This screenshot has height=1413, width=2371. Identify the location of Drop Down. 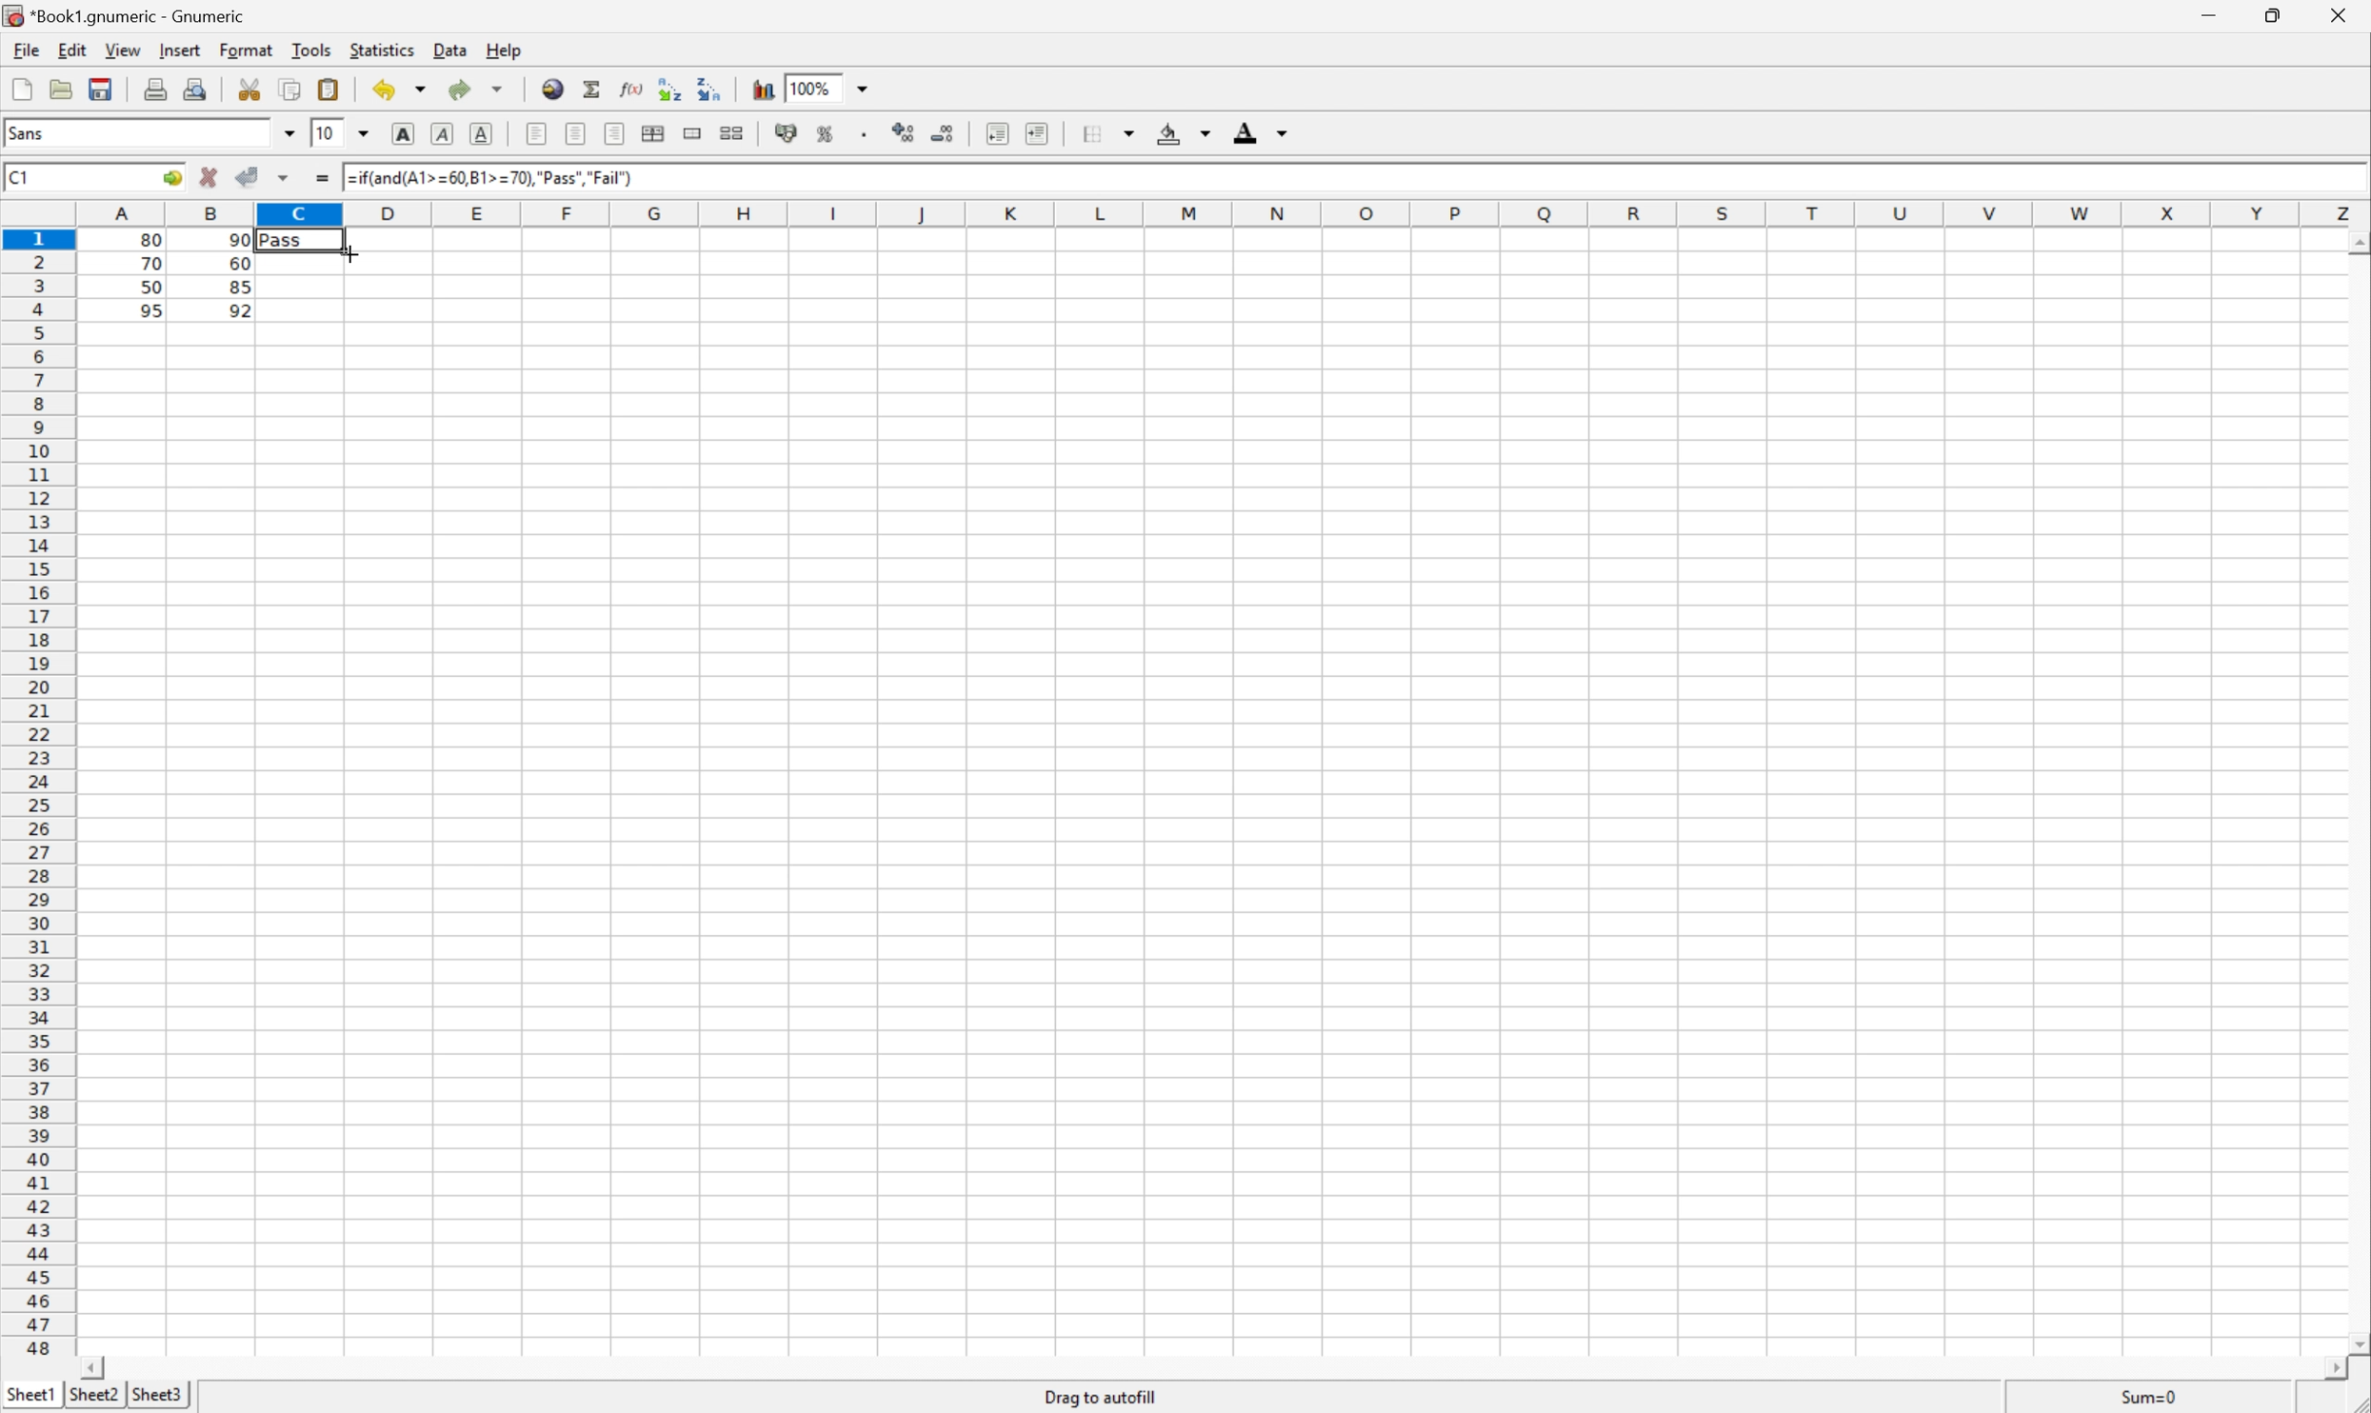
(369, 133).